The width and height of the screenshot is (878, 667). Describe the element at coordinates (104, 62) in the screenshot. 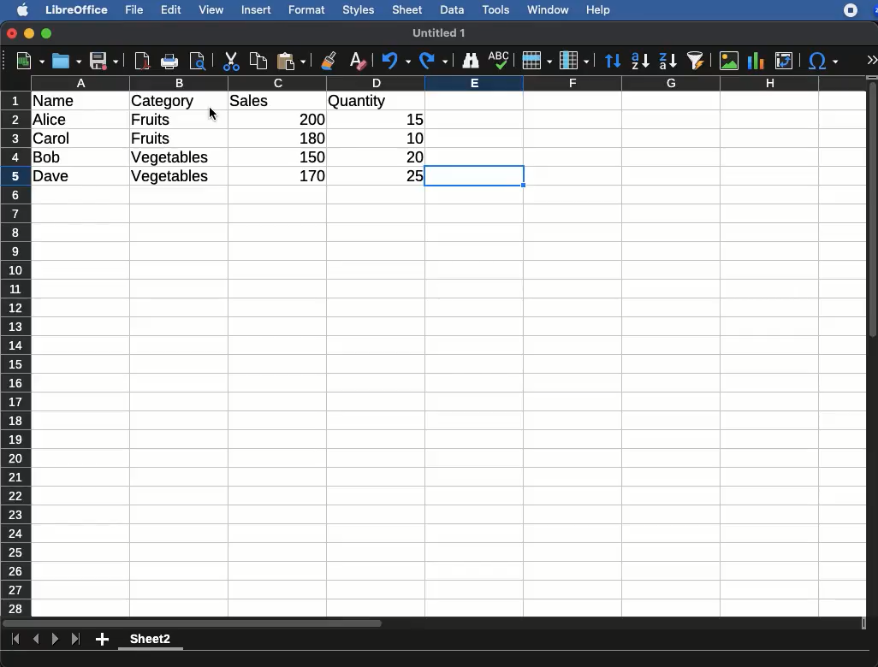

I see `save` at that location.